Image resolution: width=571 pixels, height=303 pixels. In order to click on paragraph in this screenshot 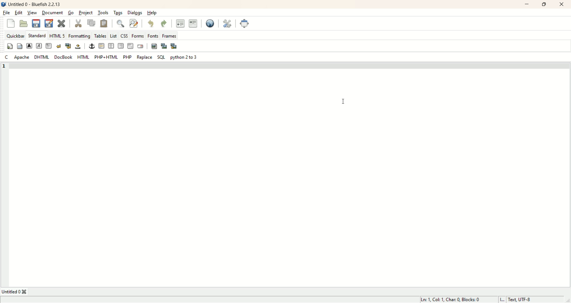, I will do `click(49, 46)`.